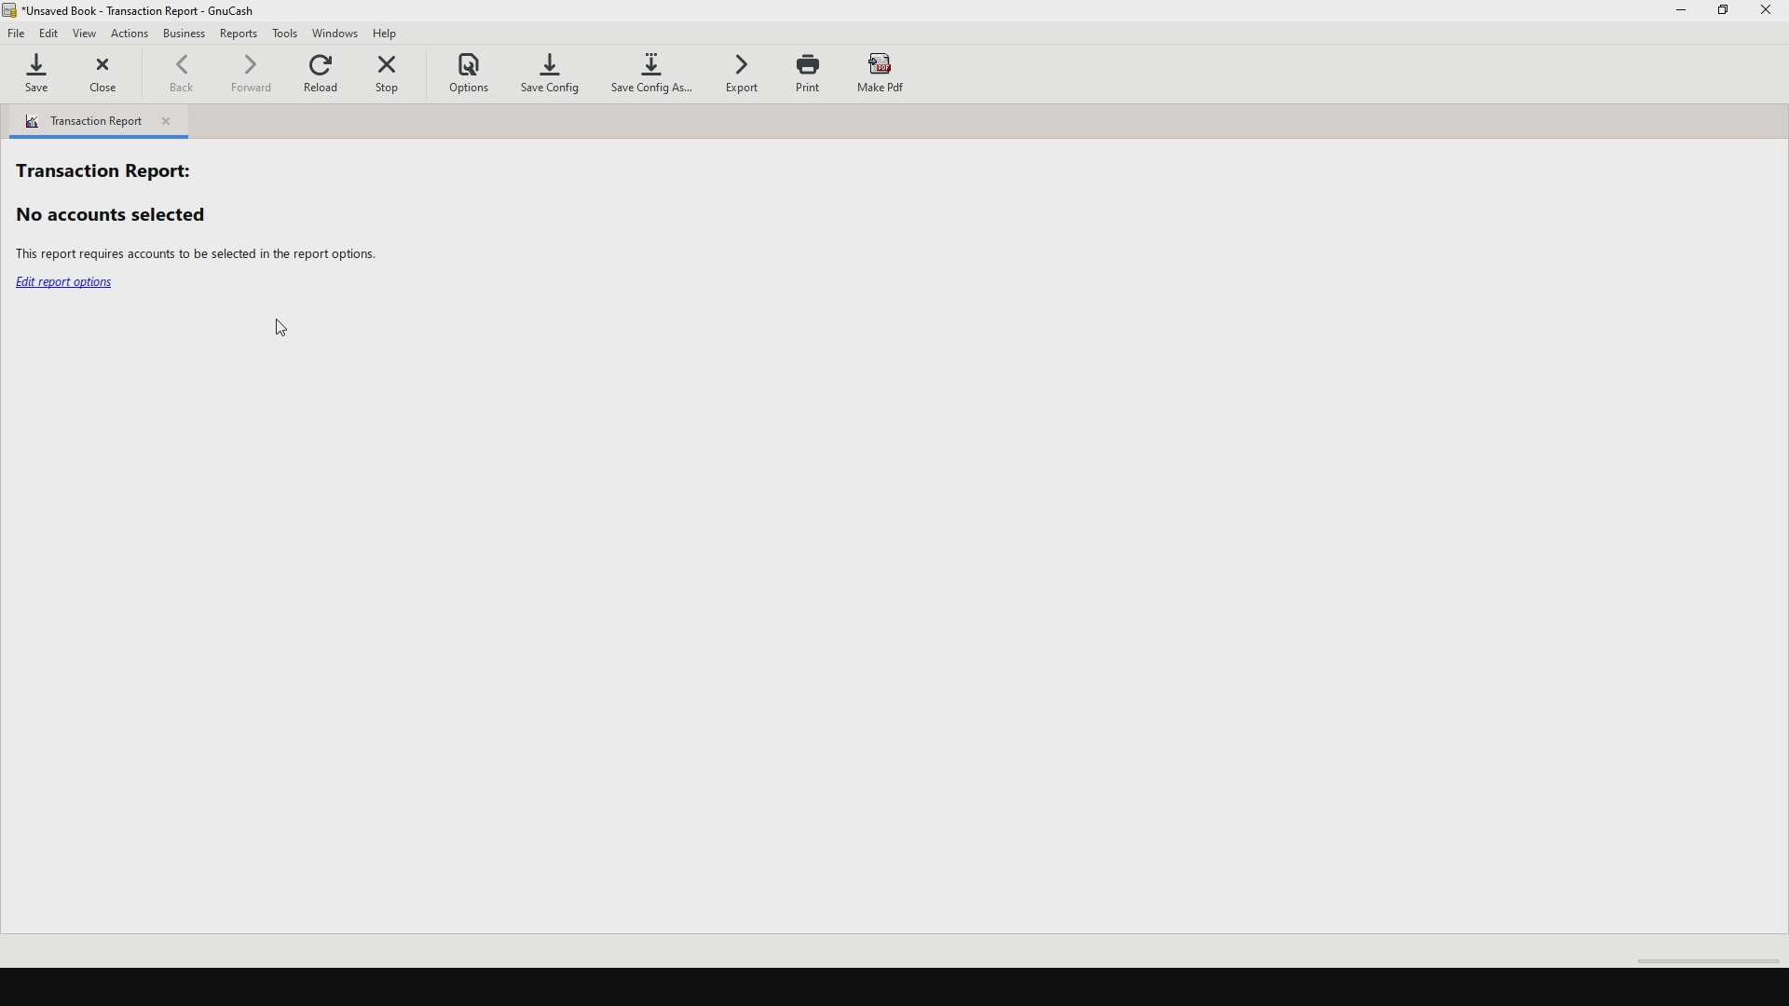  I want to click on maximize, so click(1726, 17).